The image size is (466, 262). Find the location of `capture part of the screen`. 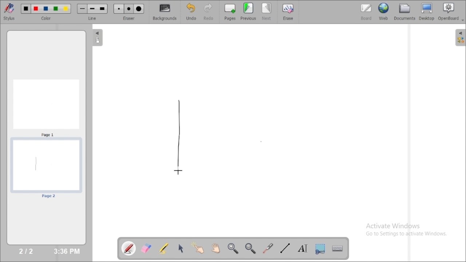

capture part of the screen is located at coordinates (320, 249).